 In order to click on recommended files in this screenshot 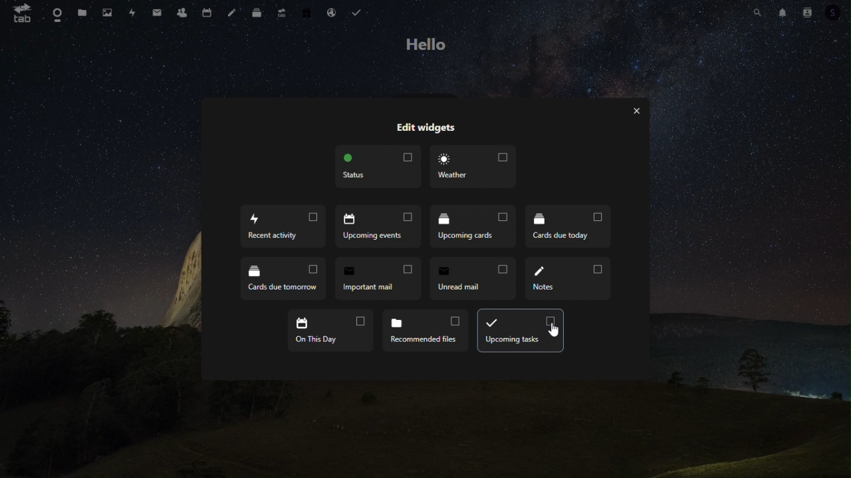, I will do `click(424, 330)`.